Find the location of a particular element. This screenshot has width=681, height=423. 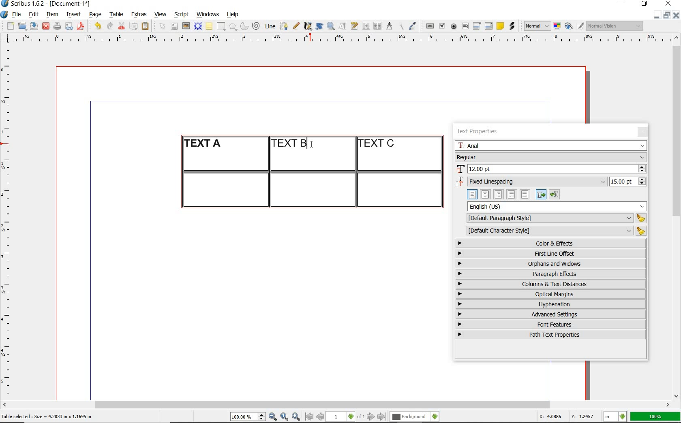

shape is located at coordinates (222, 27).